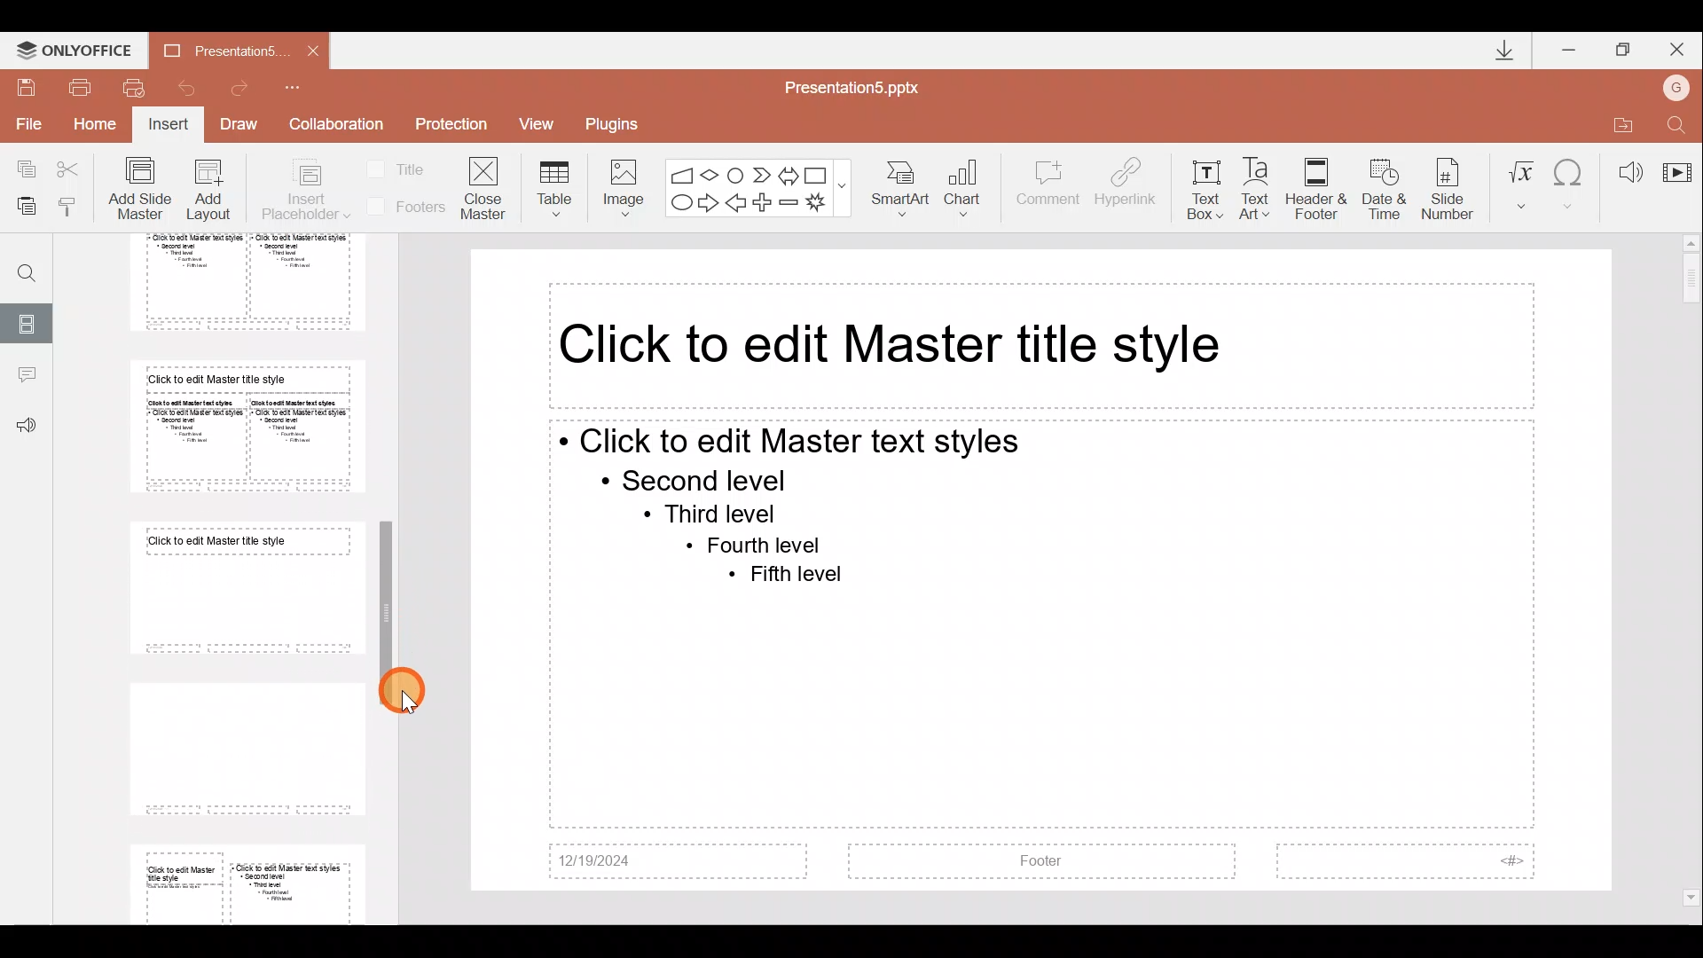 Image resolution: width=1703 pixels, height=958 pixels. Describe the element at coordinates (245, 126) in the screenshot. I see `Draw` at that location.